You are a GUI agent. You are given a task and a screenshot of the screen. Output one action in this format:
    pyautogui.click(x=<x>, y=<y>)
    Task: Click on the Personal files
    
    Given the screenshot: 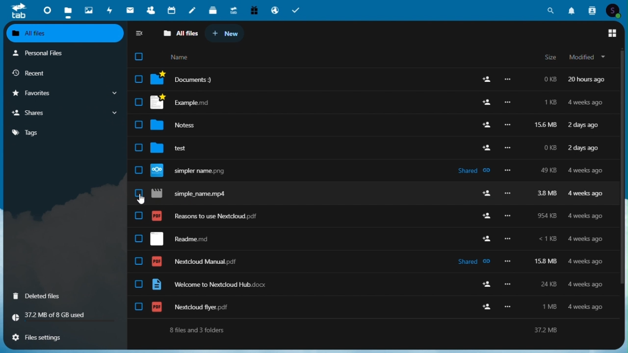 What is the action you would take?
    pyautogui.click(x=62, y=53)
    